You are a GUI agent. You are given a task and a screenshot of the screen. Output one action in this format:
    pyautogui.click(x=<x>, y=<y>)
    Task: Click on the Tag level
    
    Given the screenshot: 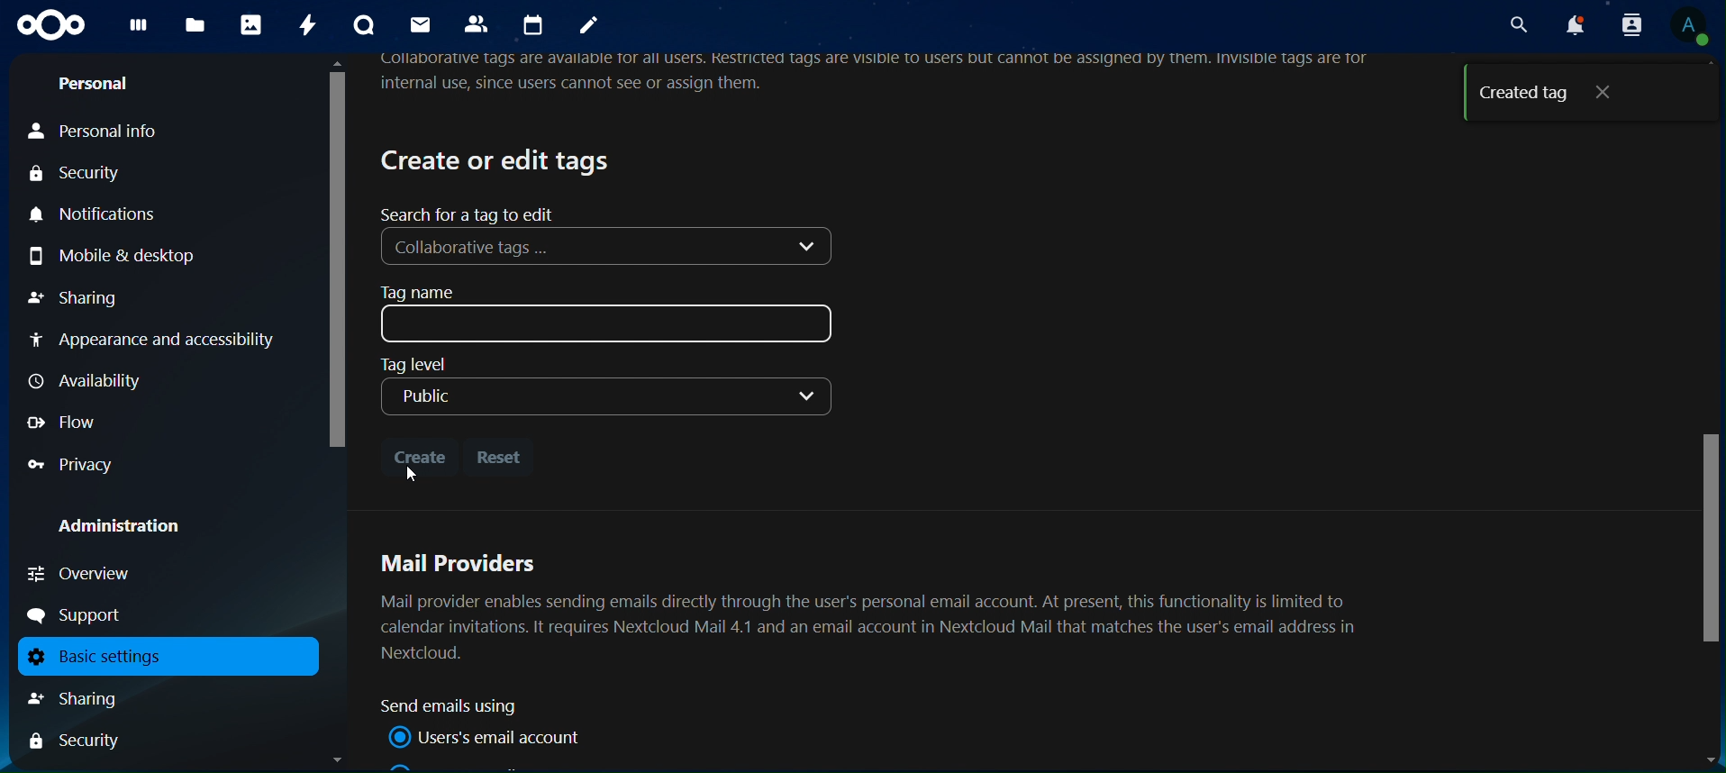 What is the action you would take?
    pyautogui.click(x=413, y=365)
    